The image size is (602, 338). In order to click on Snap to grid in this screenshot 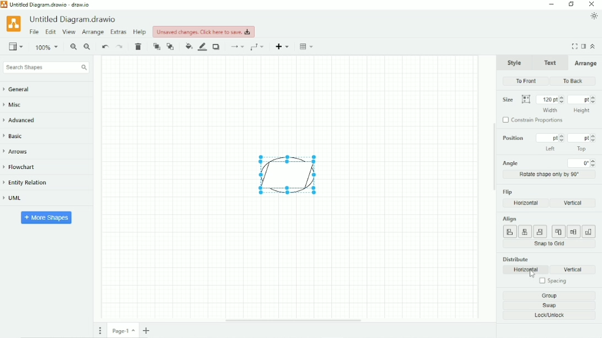, I will do `click(550, 244)`.